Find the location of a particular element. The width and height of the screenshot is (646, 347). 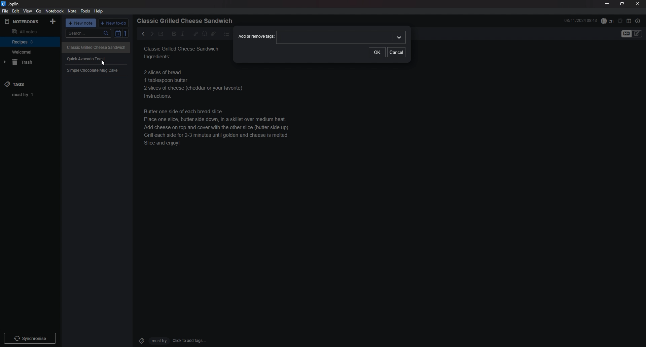

joplin is located at coordinates (11, 4).